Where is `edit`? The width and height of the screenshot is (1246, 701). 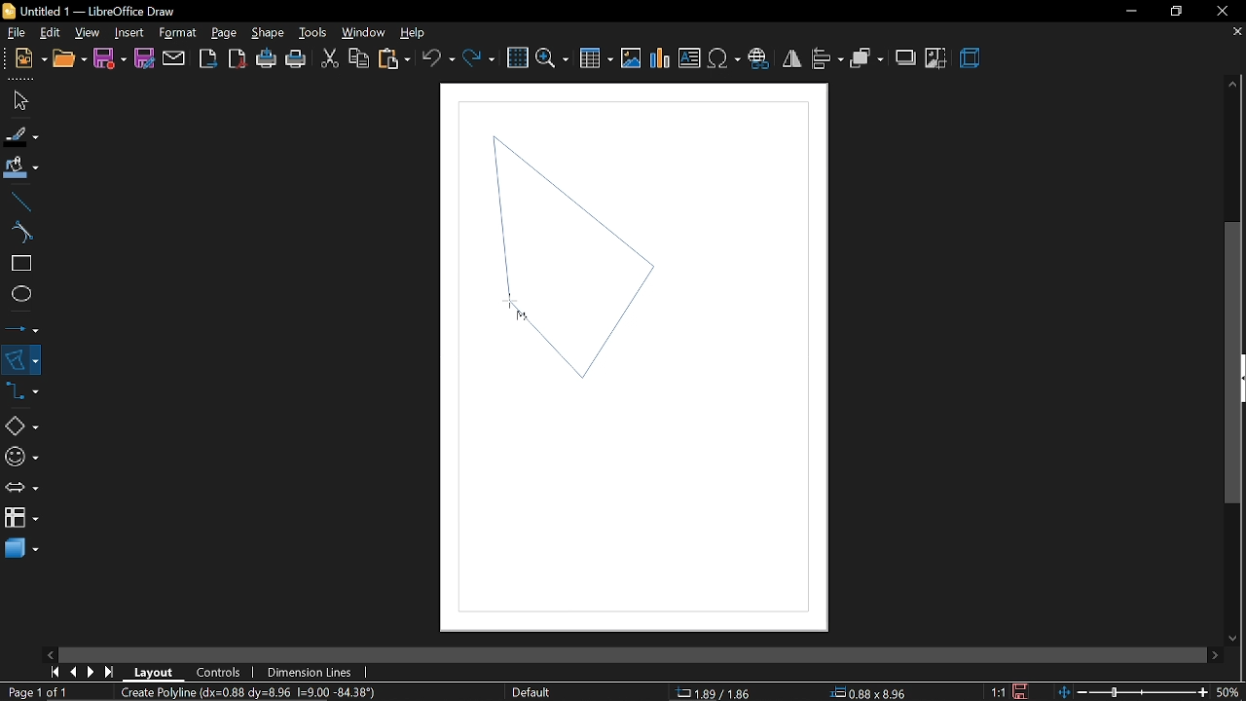
edit is located at coordinates (53, 32).